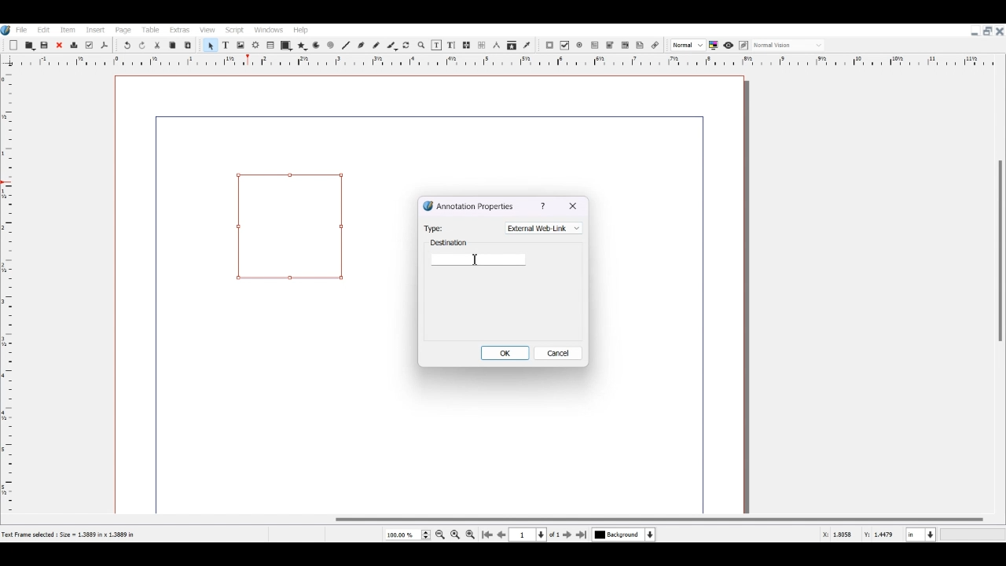 This screenshot has width=1006, height=566. I want to click on Text Annotation , so click(641, 45).